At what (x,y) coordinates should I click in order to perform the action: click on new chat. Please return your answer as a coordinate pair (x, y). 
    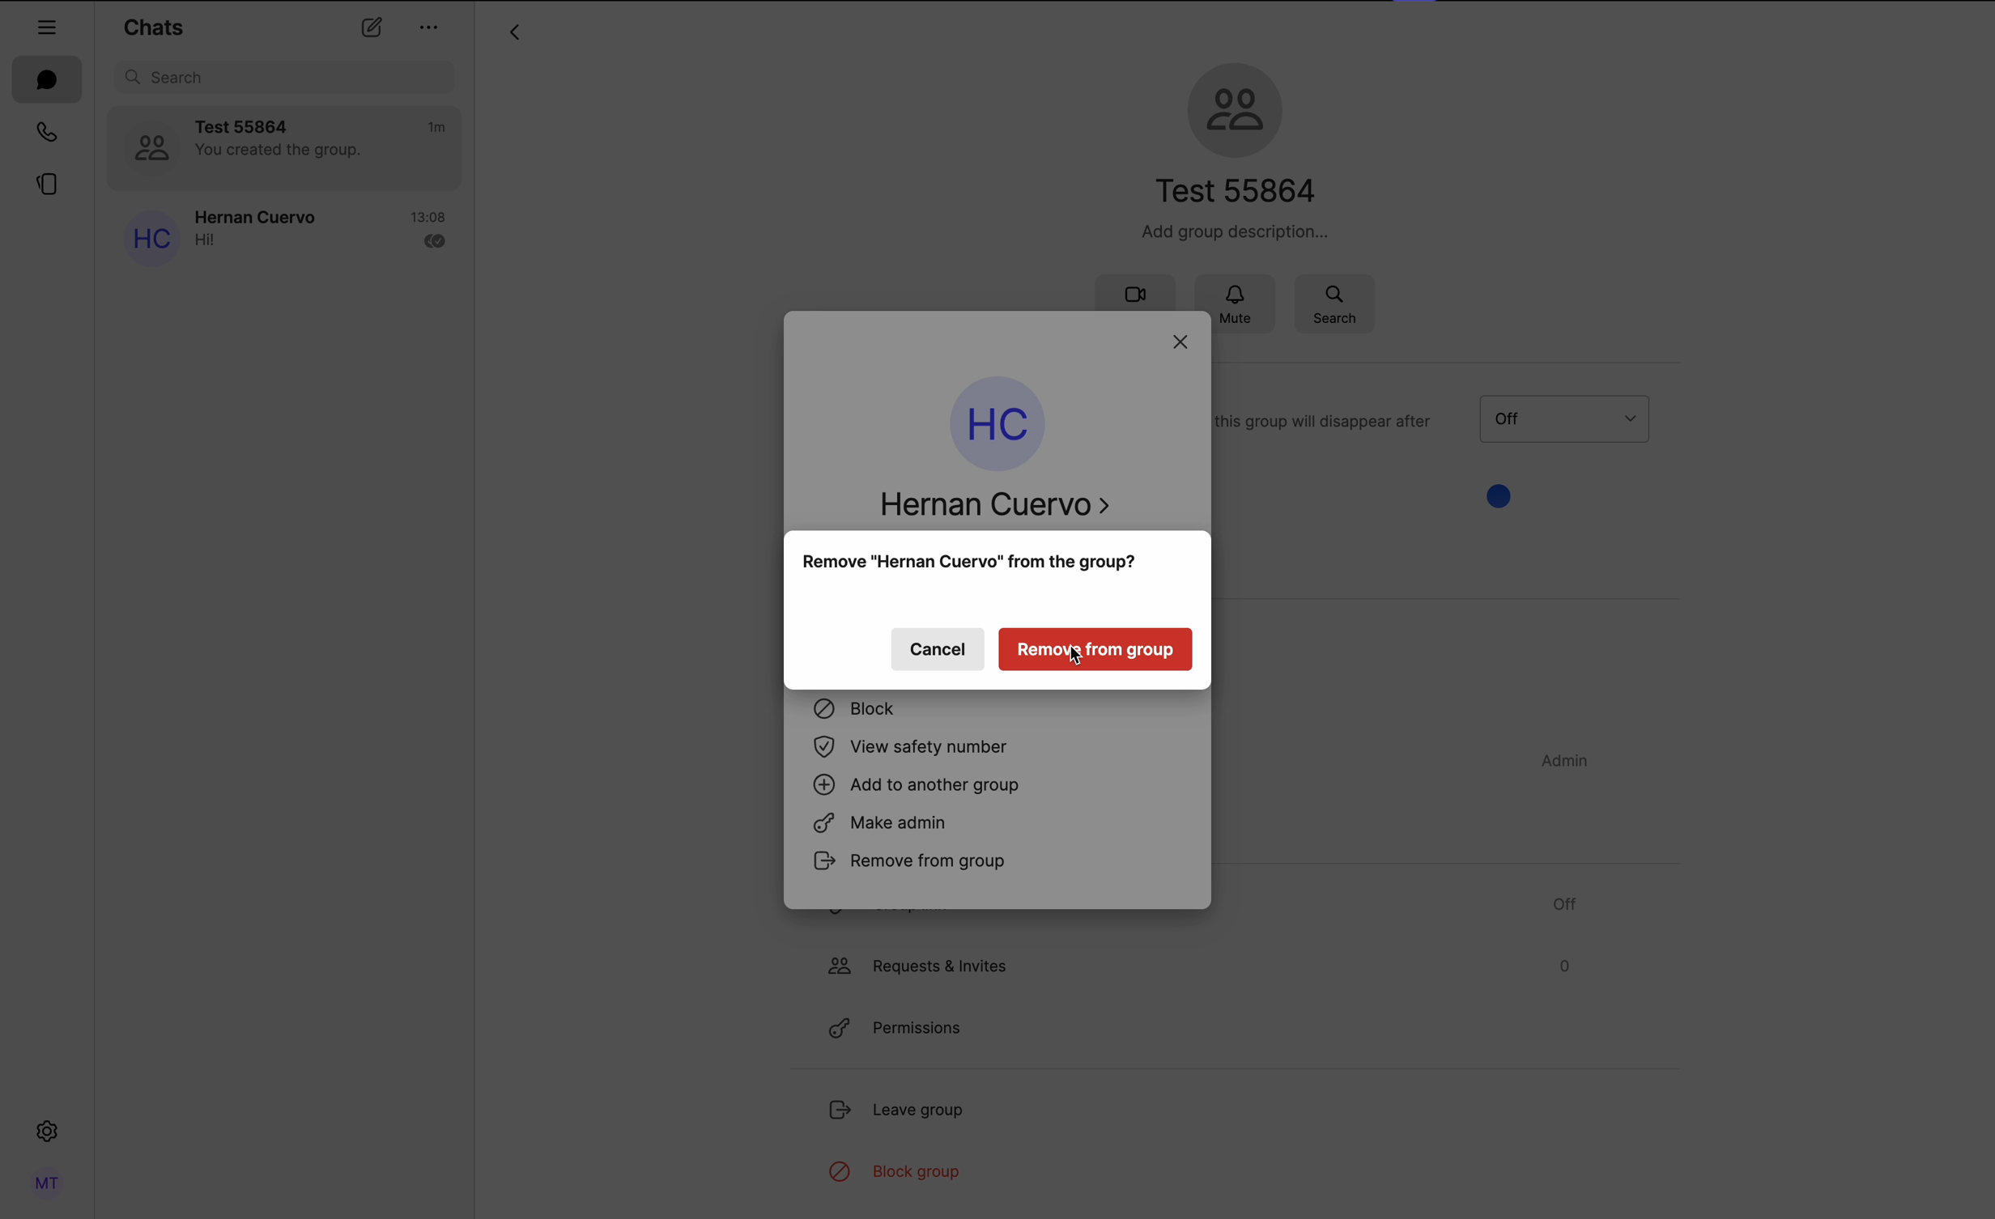
    Looking at the image, I should click on (370, 30).